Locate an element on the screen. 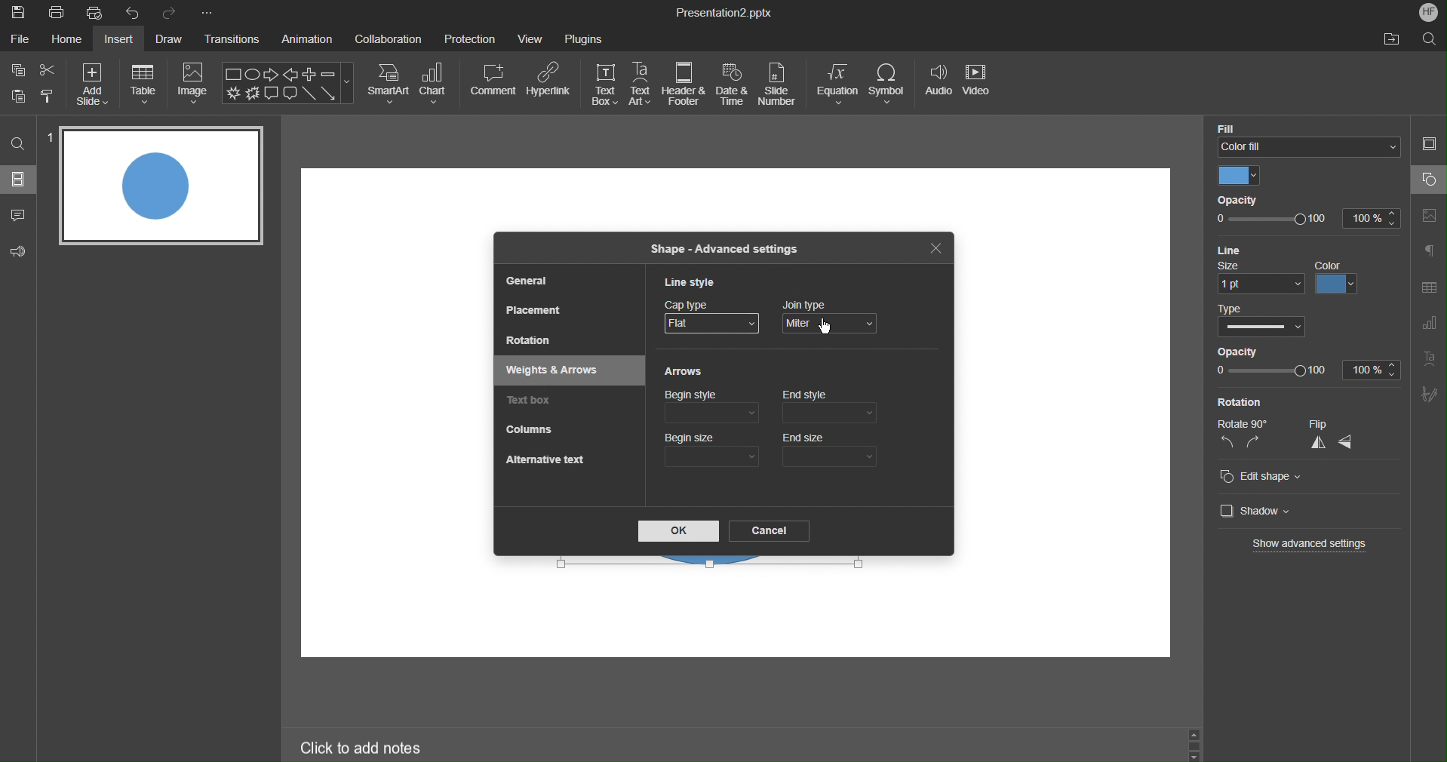 This screenshot has height=762, width=1447. workspace is located at coordinates (723, 198).